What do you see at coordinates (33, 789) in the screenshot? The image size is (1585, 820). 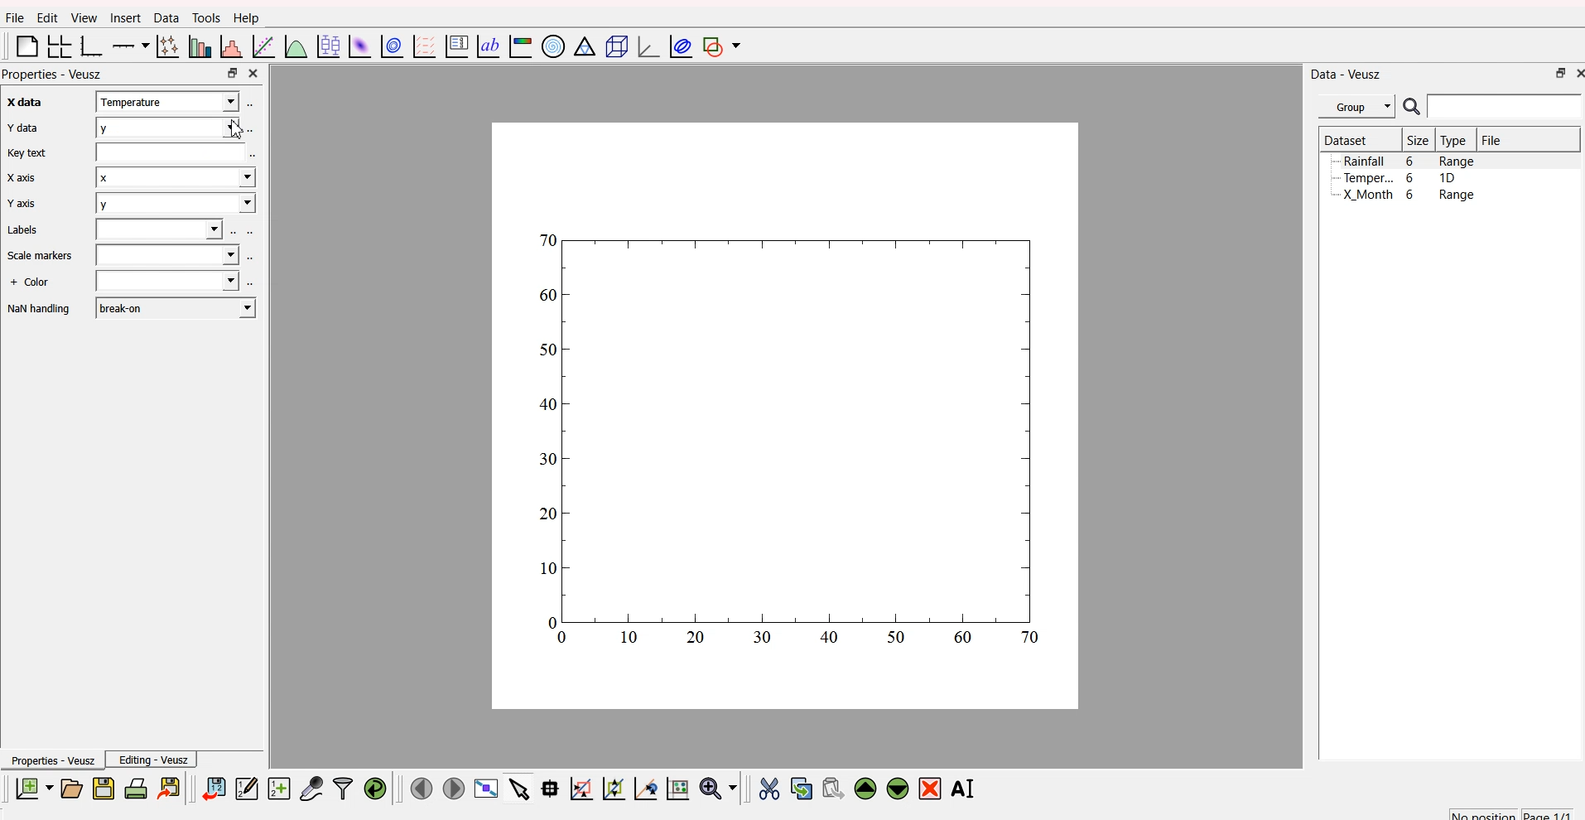 I see `new document` at bounding box center [33, 789].